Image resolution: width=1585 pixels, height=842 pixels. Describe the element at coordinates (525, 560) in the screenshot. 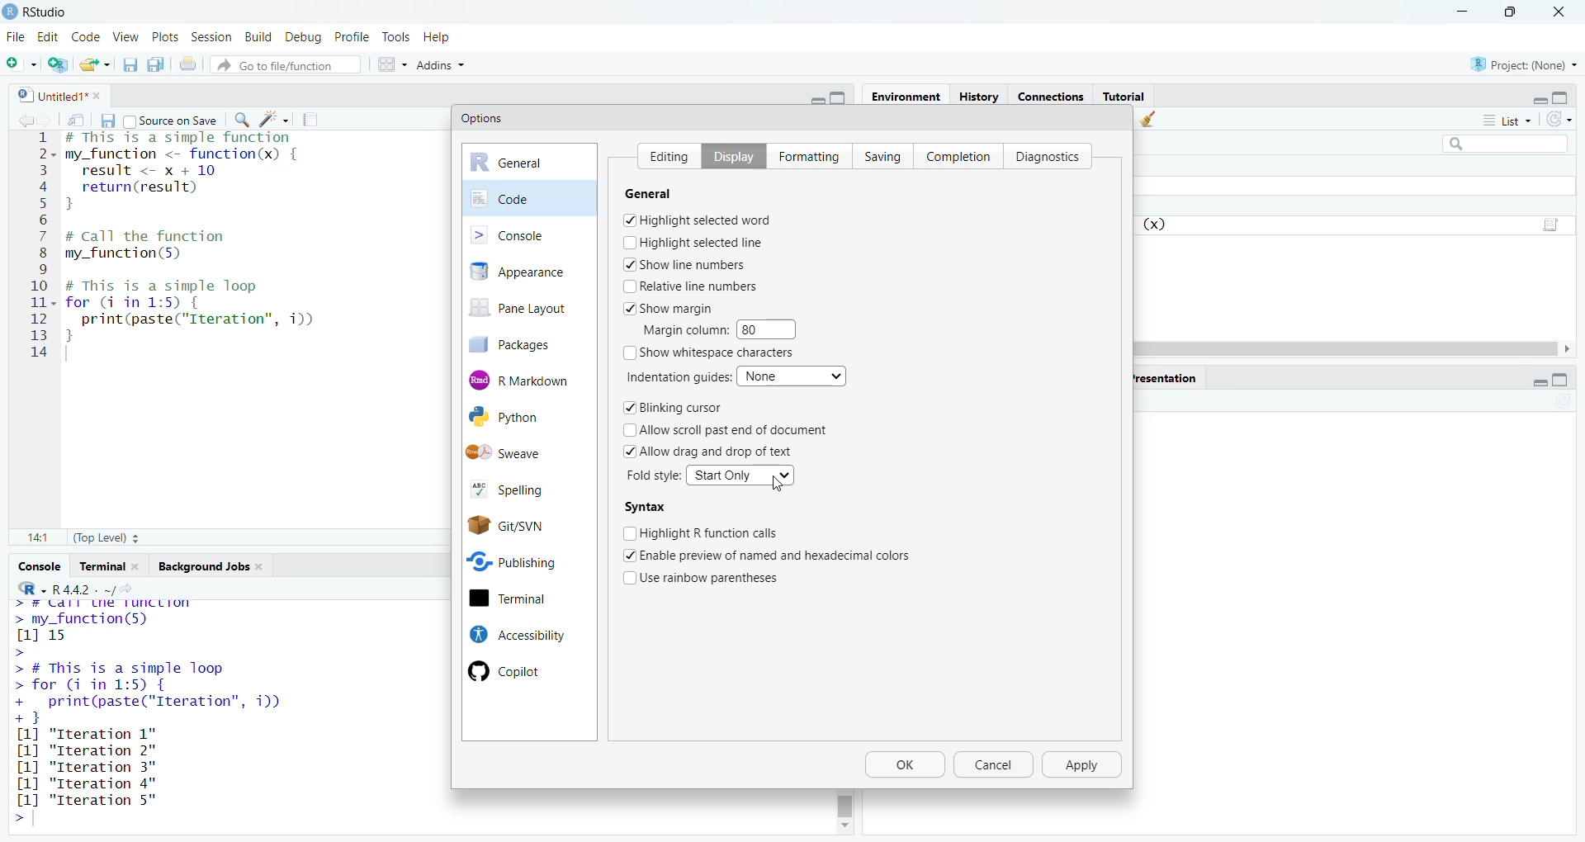

I see `Publishing` at that location.